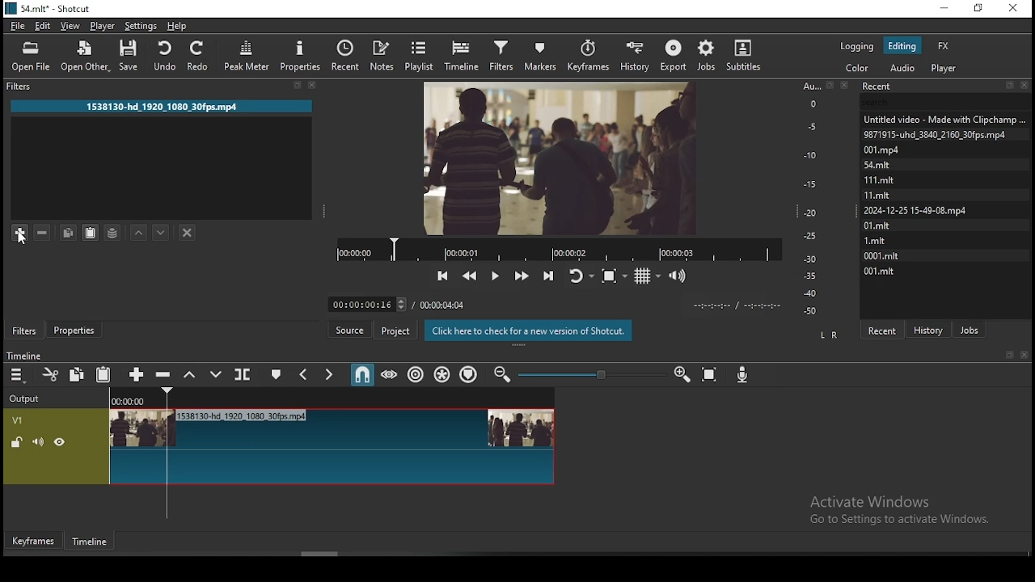  I want to click on export, so click(675, 54).